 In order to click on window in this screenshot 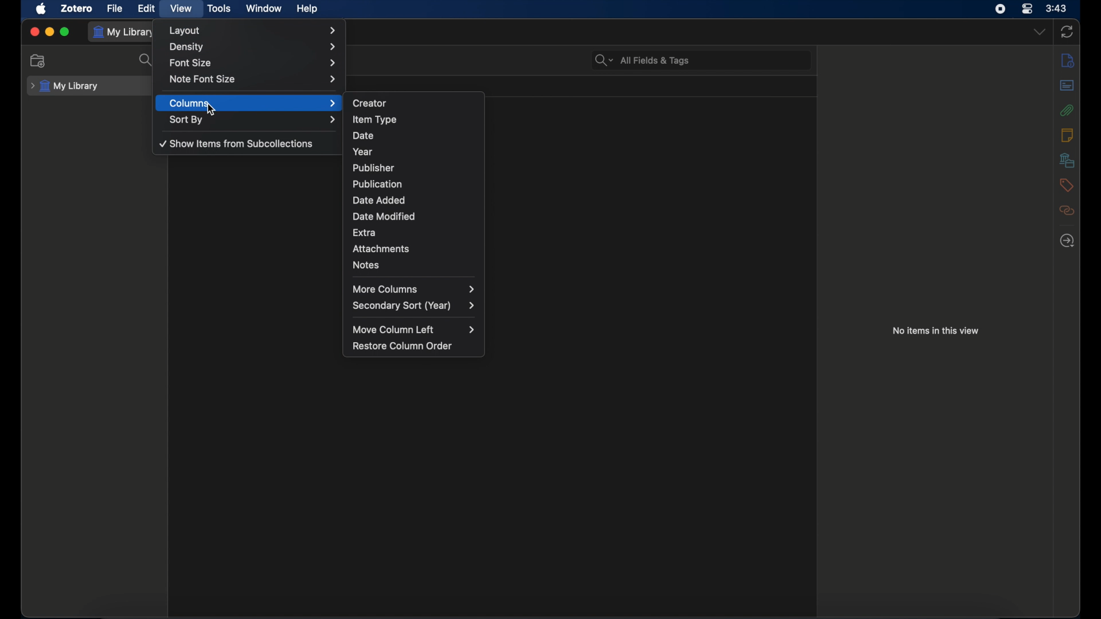, I will do `click(262, 8)`.